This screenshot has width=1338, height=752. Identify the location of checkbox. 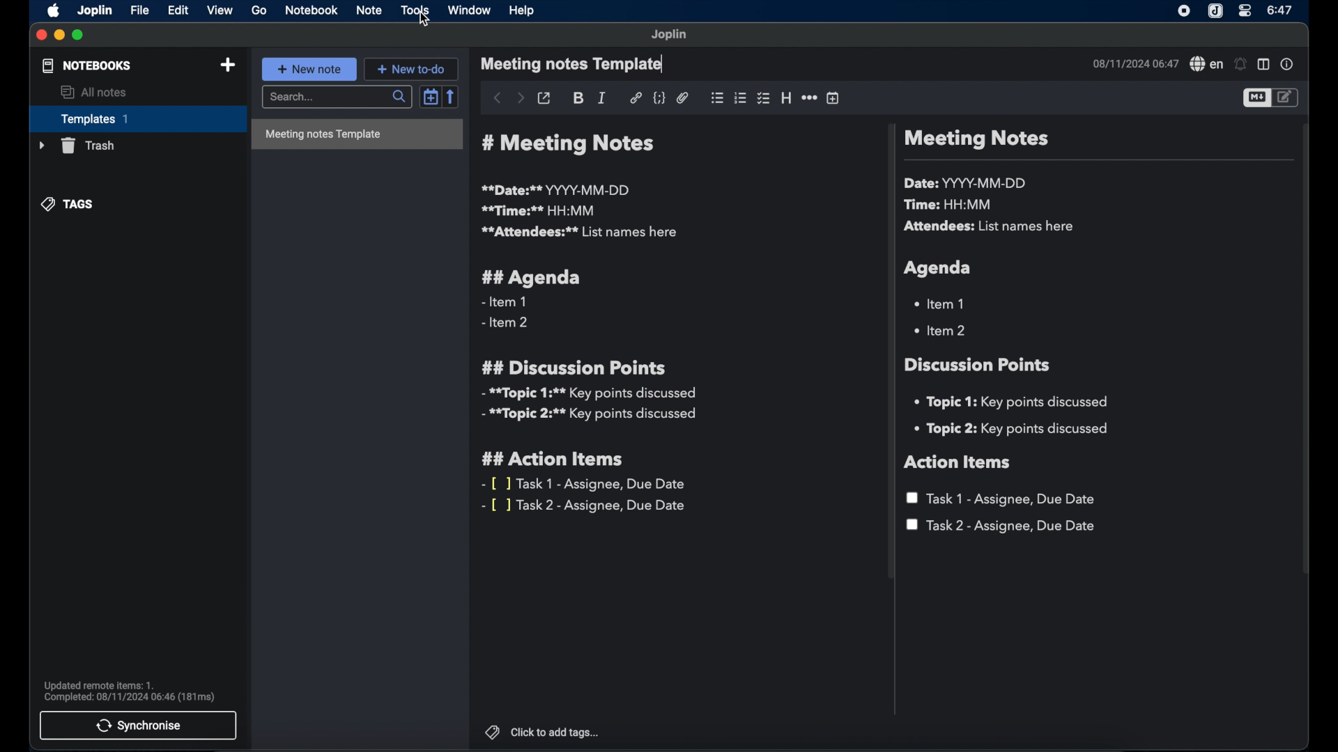
(762, 98).